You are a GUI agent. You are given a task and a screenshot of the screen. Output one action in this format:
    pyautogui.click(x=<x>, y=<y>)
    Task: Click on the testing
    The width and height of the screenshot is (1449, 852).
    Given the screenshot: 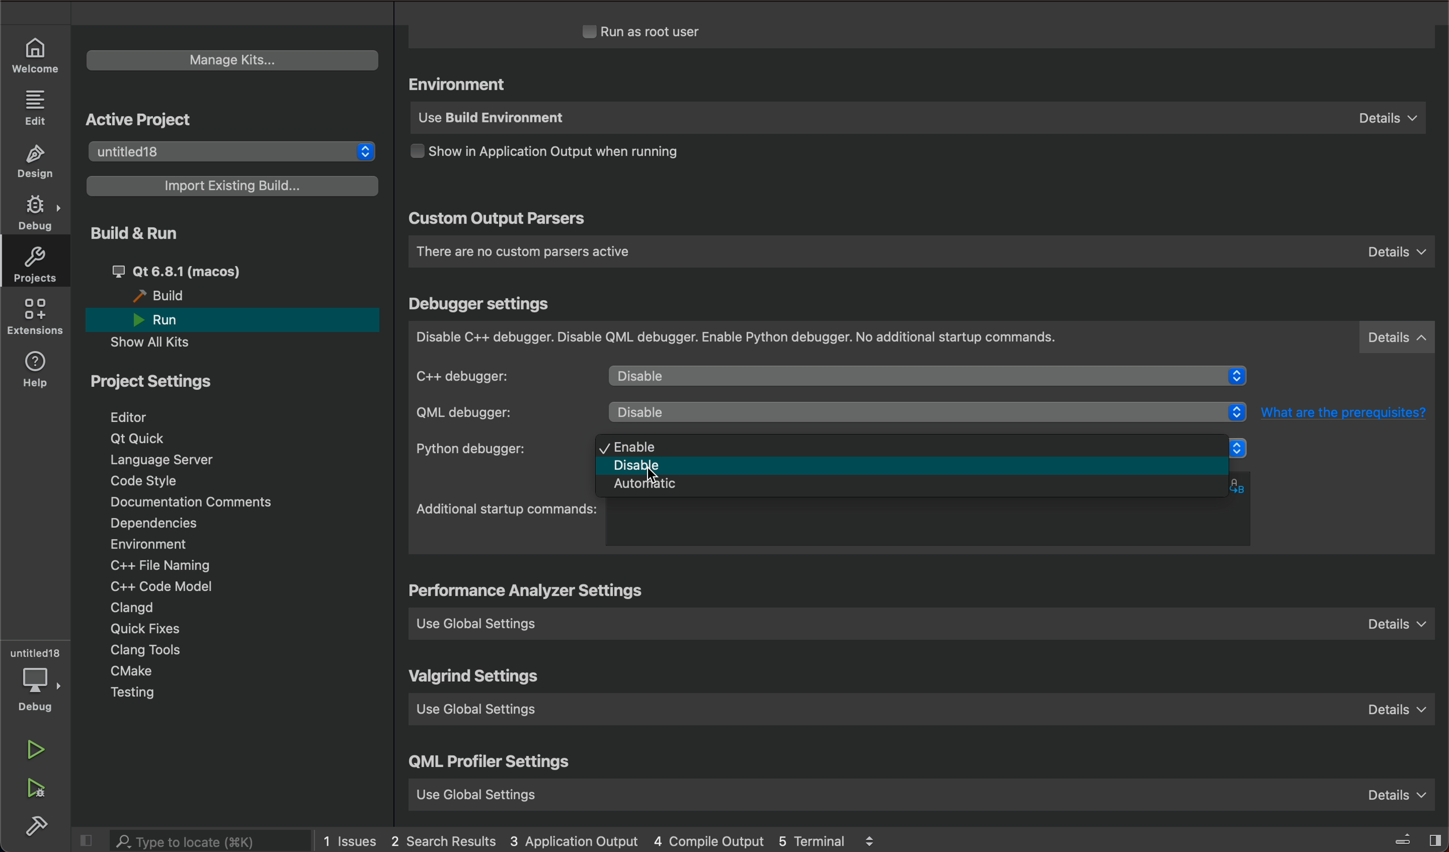 What is the action you would take?
    pyautogui.click(x=135, y=693)
    